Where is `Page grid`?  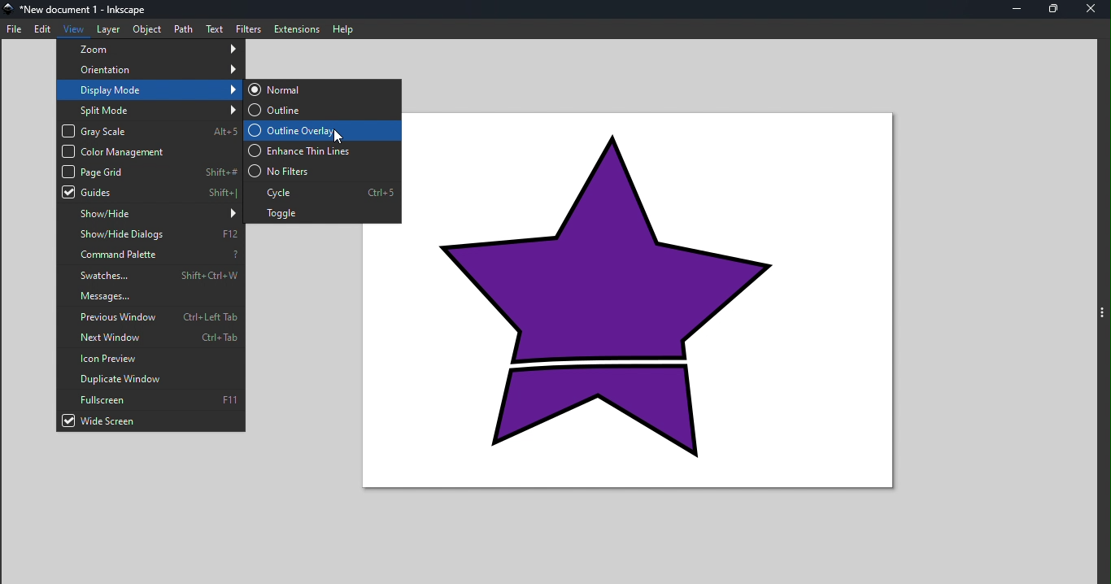
Page grid is located at coordinates (152, 172).